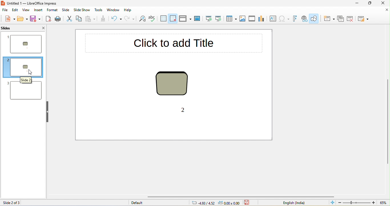  I want to click on video, so click(252, 19).